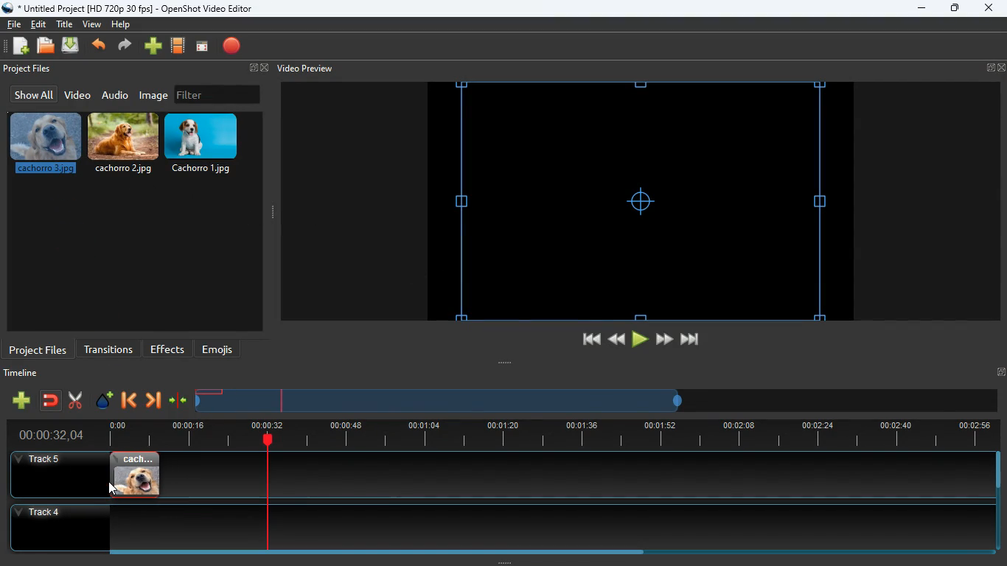 The width and height of the screenshot is (1007, 566). What do you see at coordinates (32, 94) in the screenshot?
I see `show all` at bounding box center [32, 94].